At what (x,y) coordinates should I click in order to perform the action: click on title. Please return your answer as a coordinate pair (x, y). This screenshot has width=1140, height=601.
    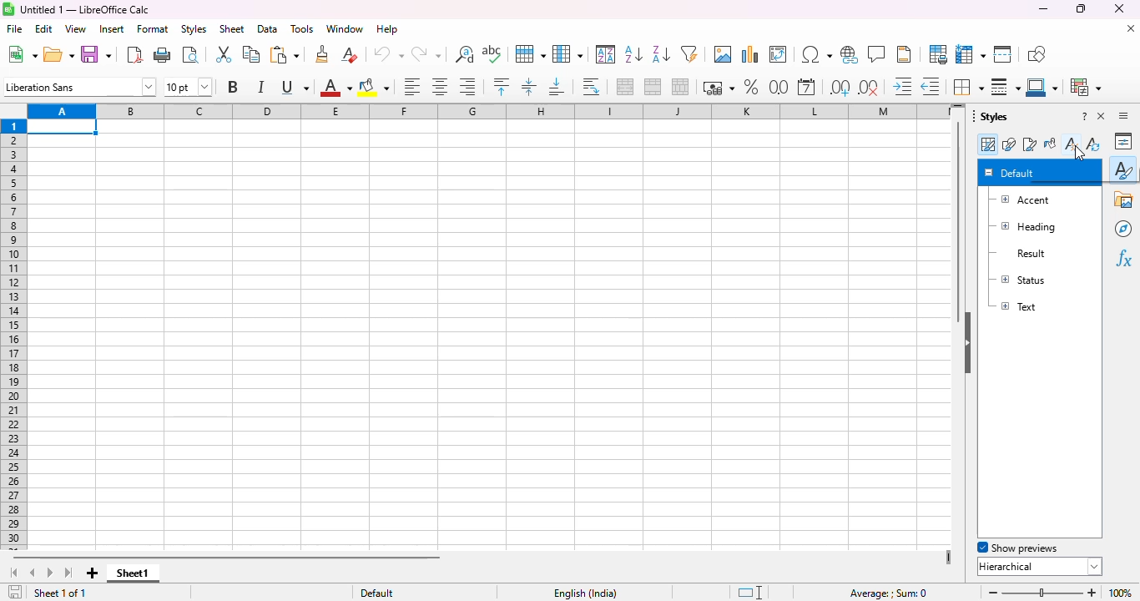
    Looking at the image, I should click on (85, 9).